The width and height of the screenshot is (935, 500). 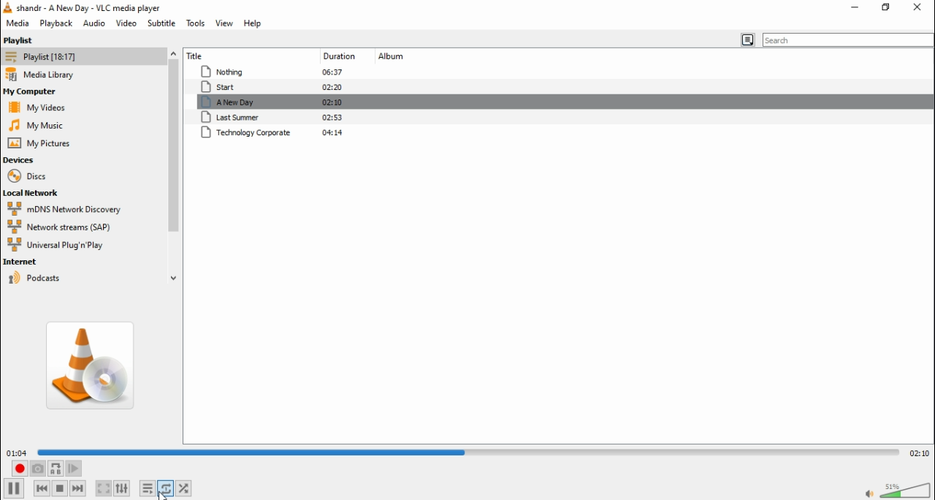 I want to click on playlist, so click(x=45, y=56).